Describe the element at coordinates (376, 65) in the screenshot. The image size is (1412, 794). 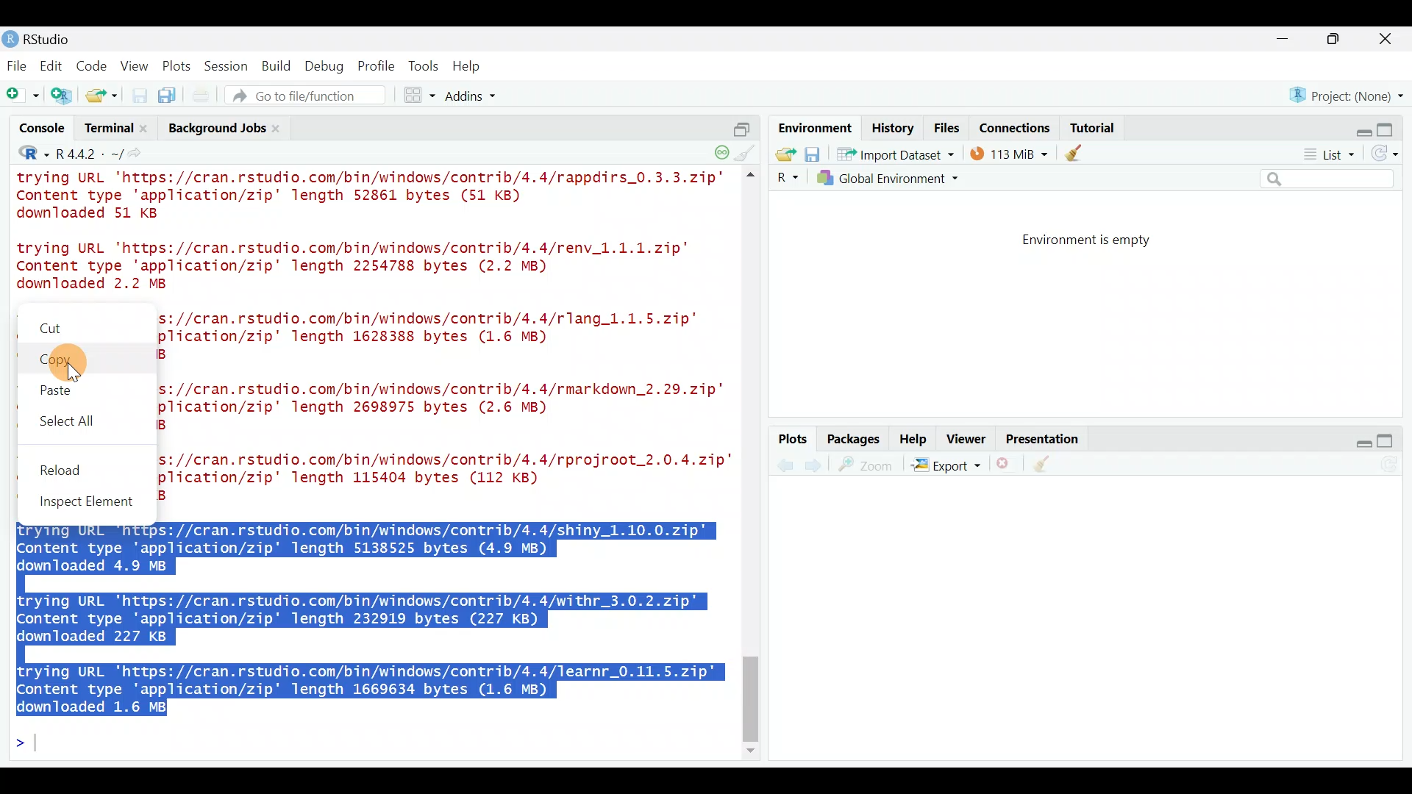
I see `Profile` at that location.